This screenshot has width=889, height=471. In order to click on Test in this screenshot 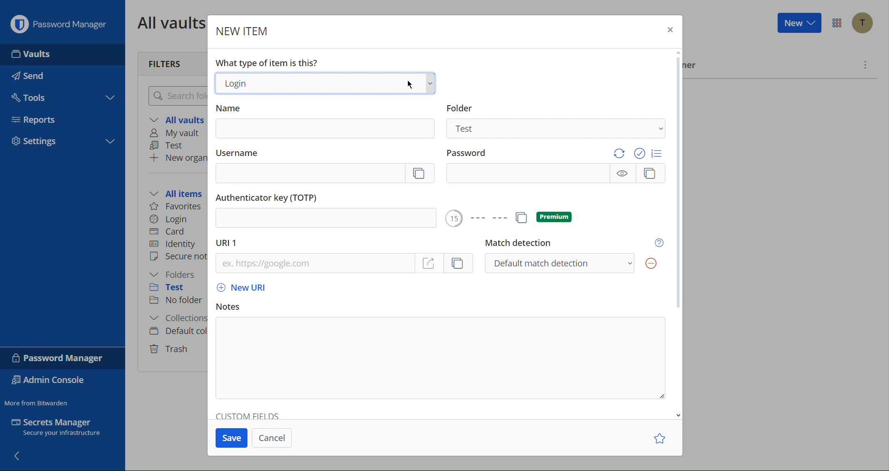, I will do `click(170, 288)`.